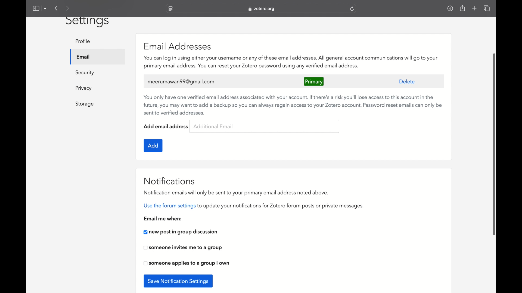 This screenshot has width=522, height=293. I want to click on scroll box, so click(494, 144).